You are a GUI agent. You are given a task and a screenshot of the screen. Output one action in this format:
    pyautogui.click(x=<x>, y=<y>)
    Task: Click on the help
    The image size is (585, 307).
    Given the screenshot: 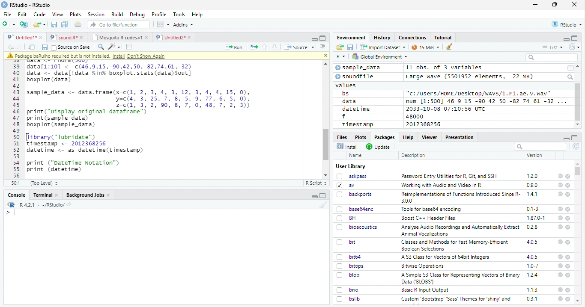 What is the action you would take?
    pyautogui.click(x=560, y=242)
    